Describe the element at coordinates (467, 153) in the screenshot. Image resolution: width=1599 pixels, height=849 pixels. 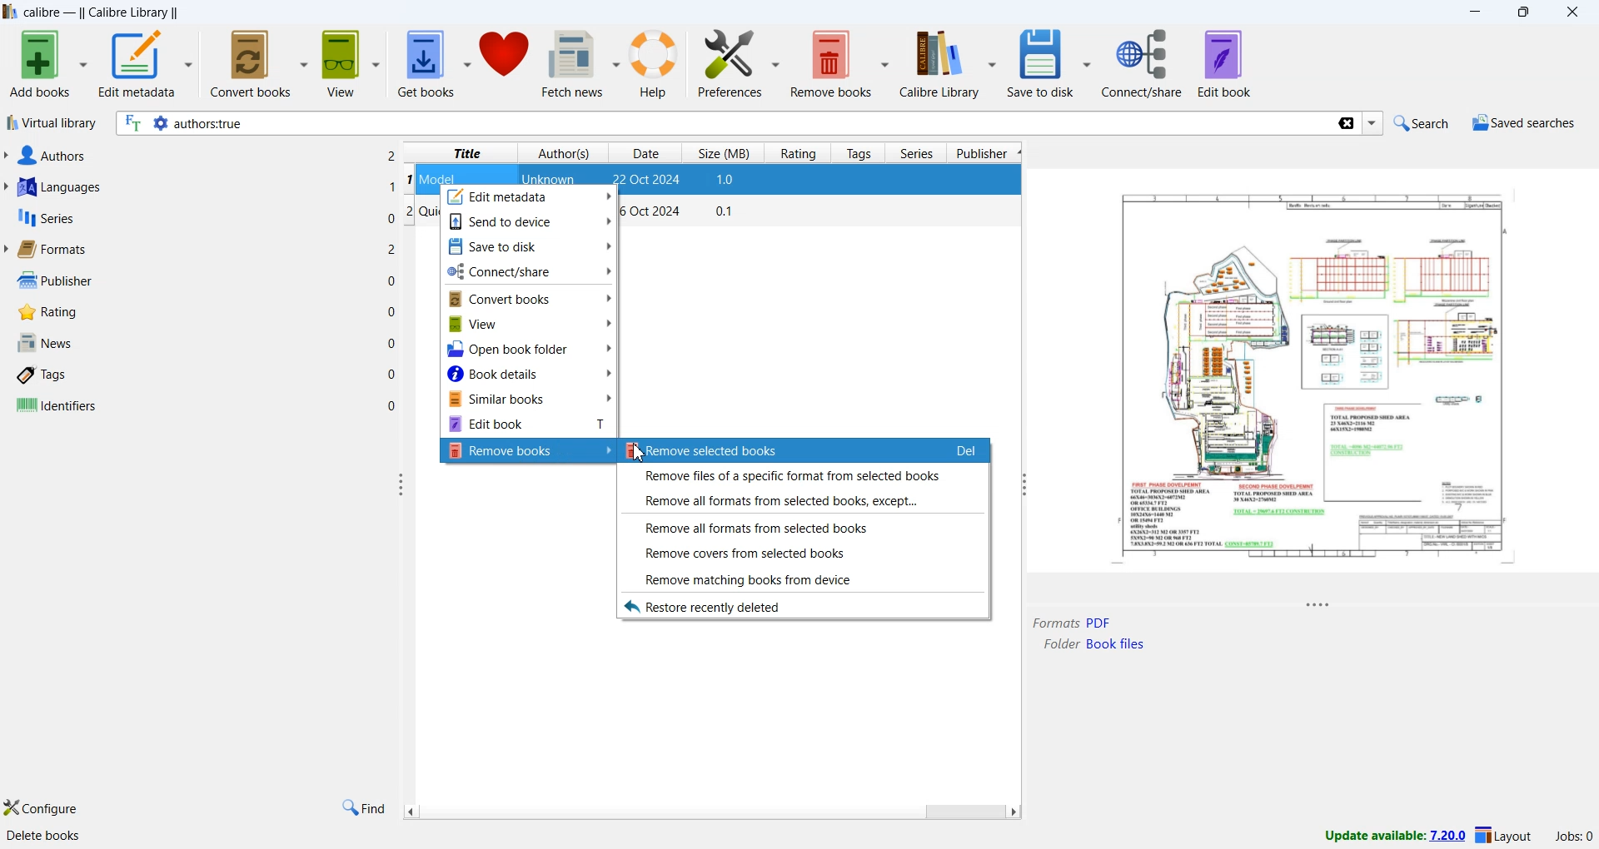
I see `title` at that location.